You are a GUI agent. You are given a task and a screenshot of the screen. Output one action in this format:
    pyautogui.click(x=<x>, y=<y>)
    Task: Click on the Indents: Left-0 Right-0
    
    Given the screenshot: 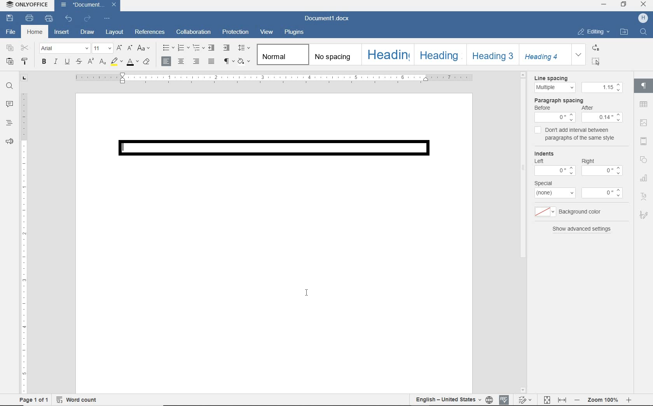 What is the action you would take?
    pyautogui.click(x=578, y=164)
    